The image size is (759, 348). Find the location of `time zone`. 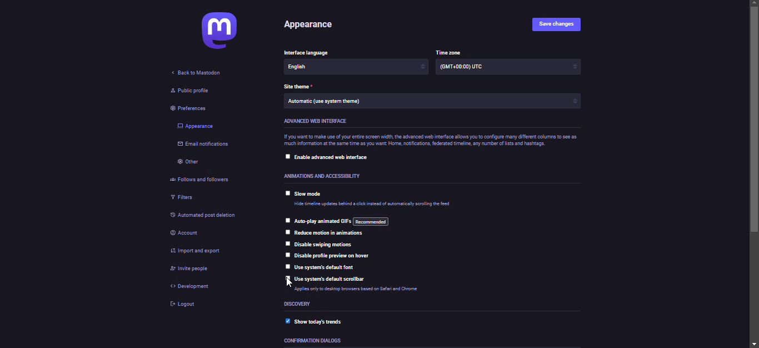

time zone is located at coordinates (466, 68).